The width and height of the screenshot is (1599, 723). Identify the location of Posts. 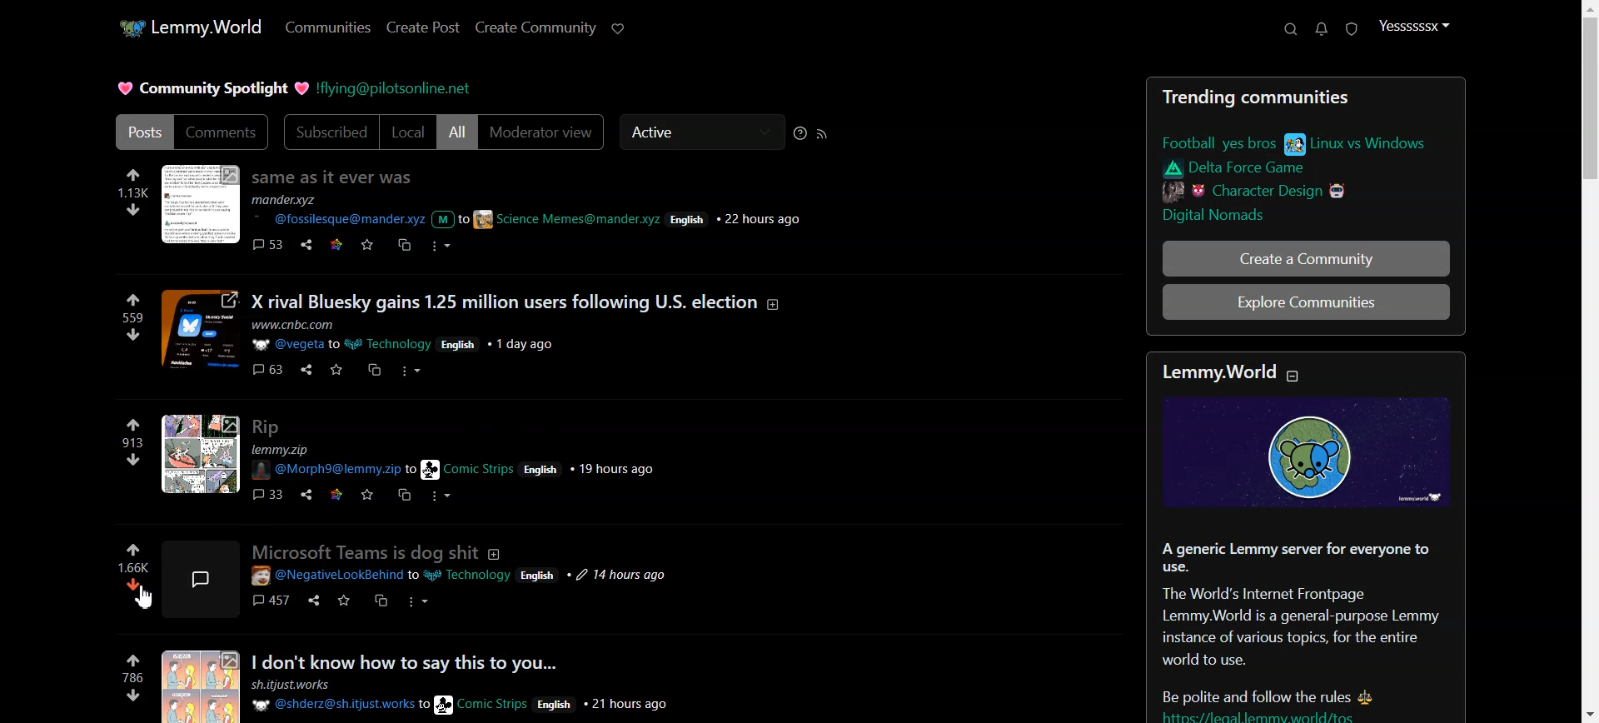
(1307, 159).